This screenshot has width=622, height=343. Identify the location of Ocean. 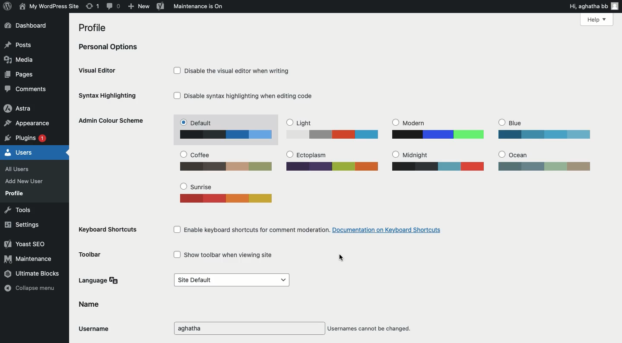
(546, 161).